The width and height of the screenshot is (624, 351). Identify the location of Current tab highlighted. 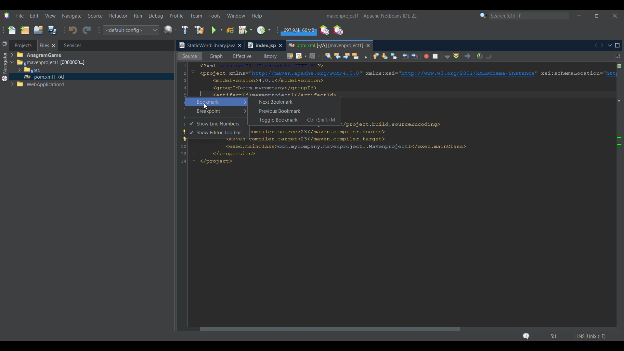
(325, 45).